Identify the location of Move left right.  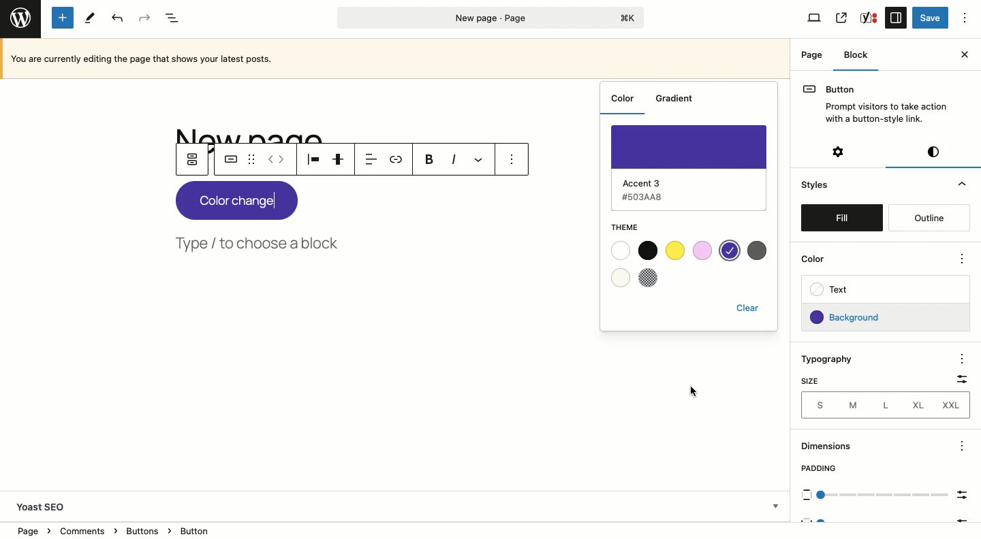
(276, 160).